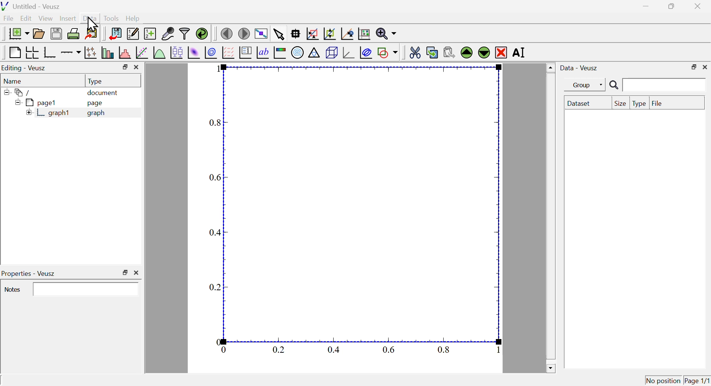  Describe the element at coordinates (46, 18) in the screenshot. I see `view` at that location.